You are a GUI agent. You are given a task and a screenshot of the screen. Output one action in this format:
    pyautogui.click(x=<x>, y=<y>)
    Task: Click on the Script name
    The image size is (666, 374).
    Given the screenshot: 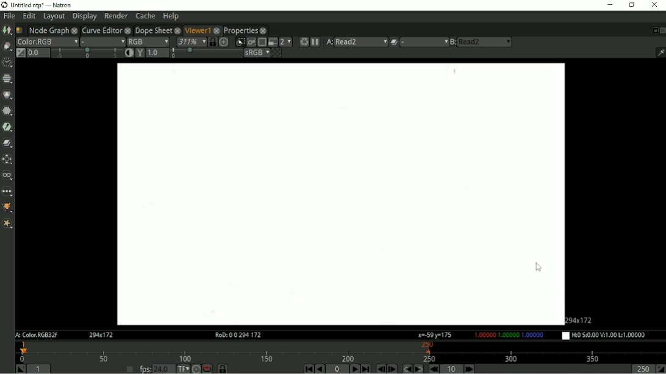 What is the action you would take?
    pyautogui.click(x=19, y=30)
    